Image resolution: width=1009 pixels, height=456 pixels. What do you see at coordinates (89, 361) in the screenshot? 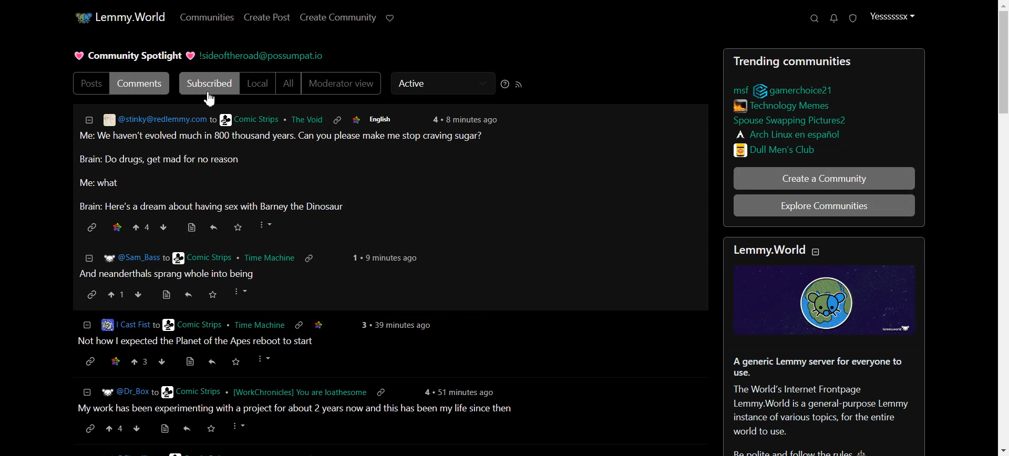
I see `copy link` at bounding box center [89, 361].